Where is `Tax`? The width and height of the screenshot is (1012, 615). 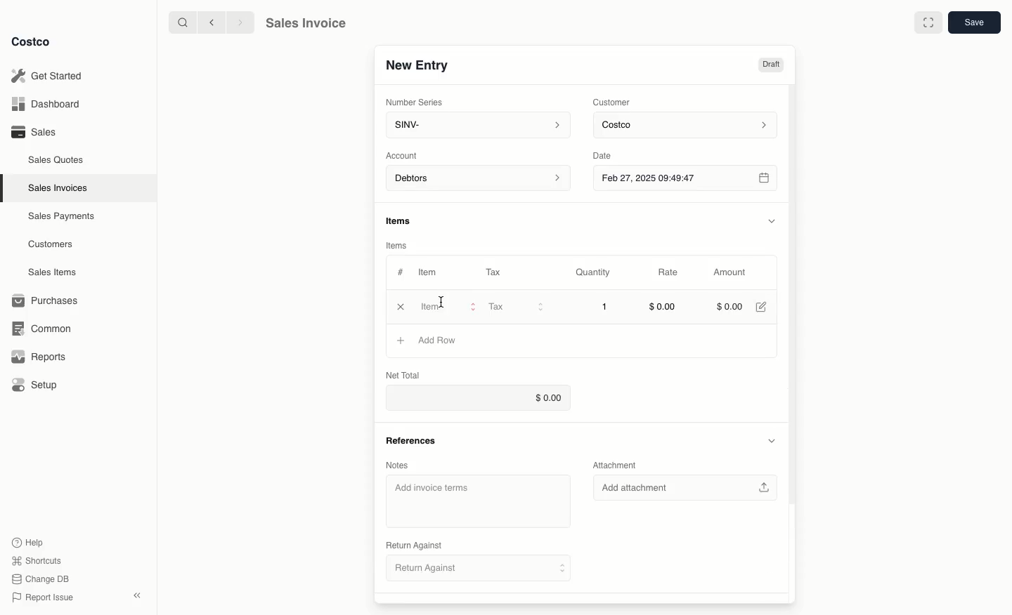
Tax is located at coordinates (515, 307).